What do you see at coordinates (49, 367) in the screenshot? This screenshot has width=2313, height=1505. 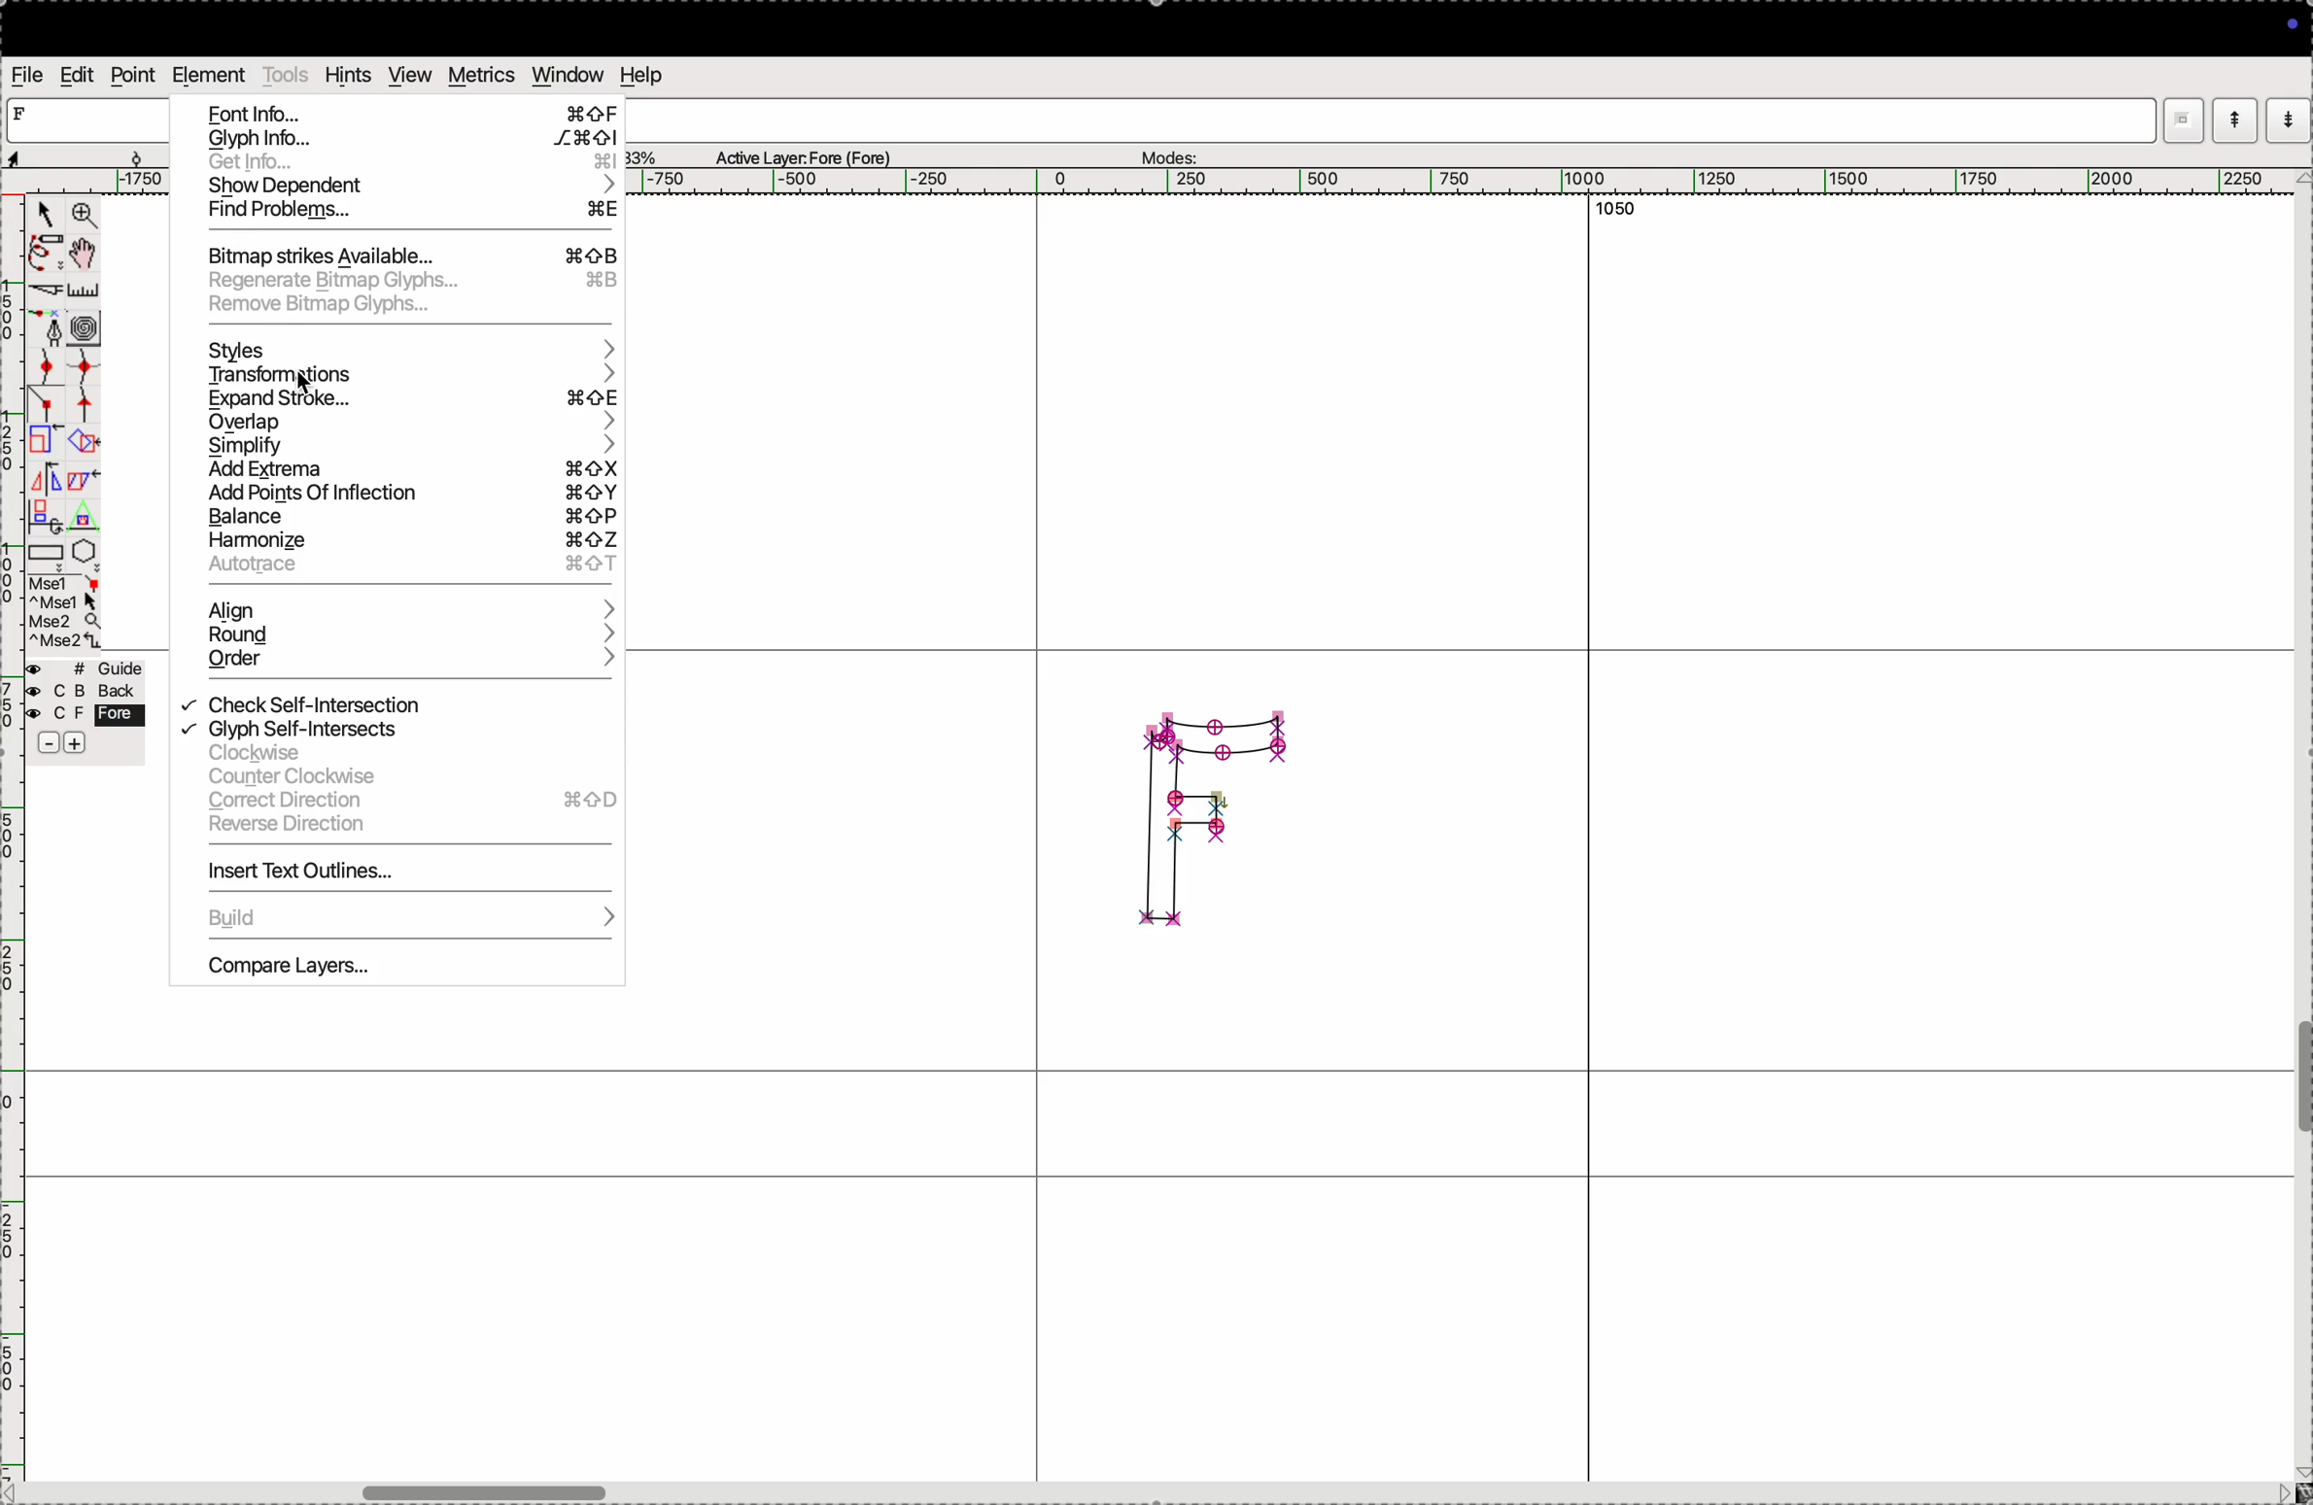 I see `point curve` at bounding box center [49, 367].